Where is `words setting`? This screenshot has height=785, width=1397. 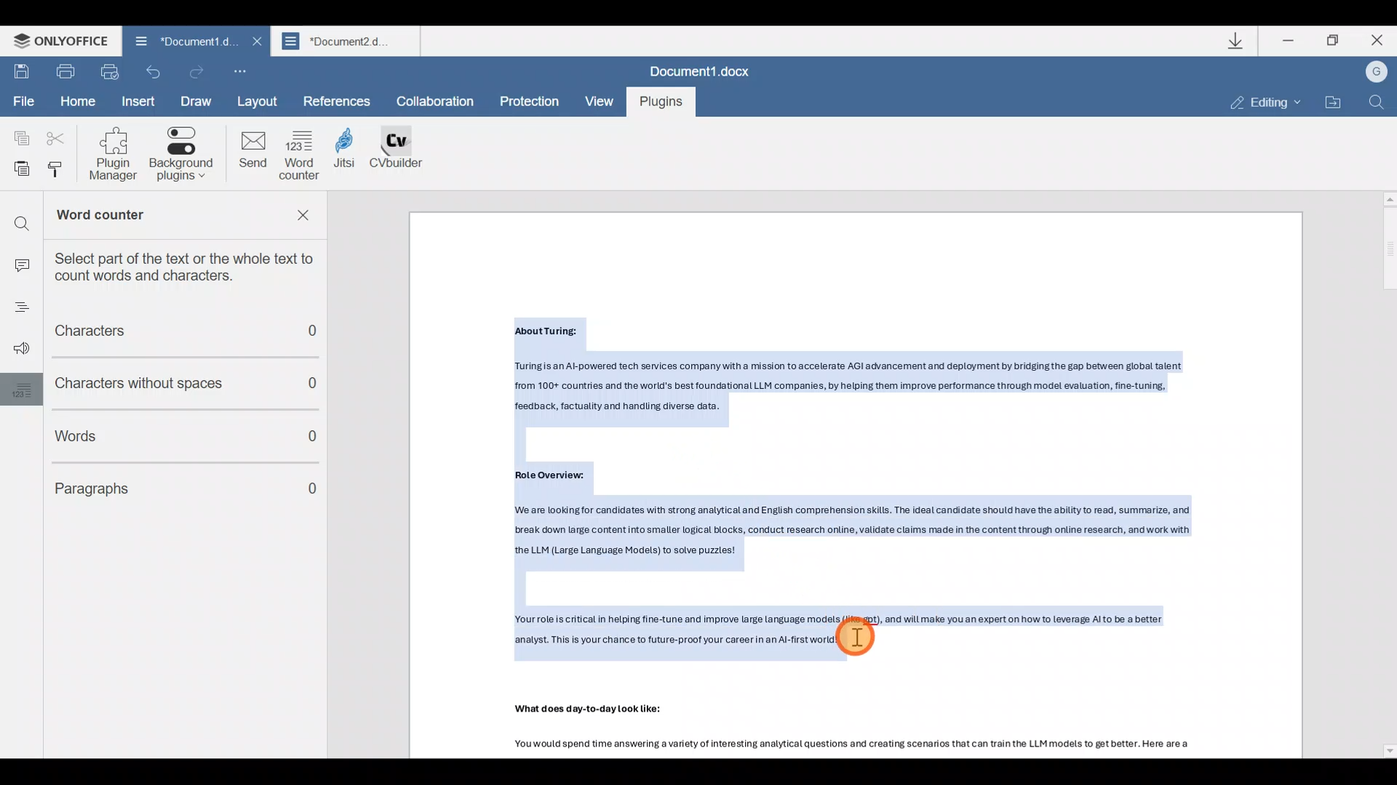
words setting is located at coordinates (18, 389).